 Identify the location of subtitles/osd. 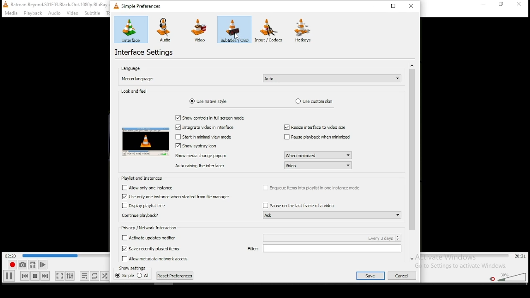
(234, 29).